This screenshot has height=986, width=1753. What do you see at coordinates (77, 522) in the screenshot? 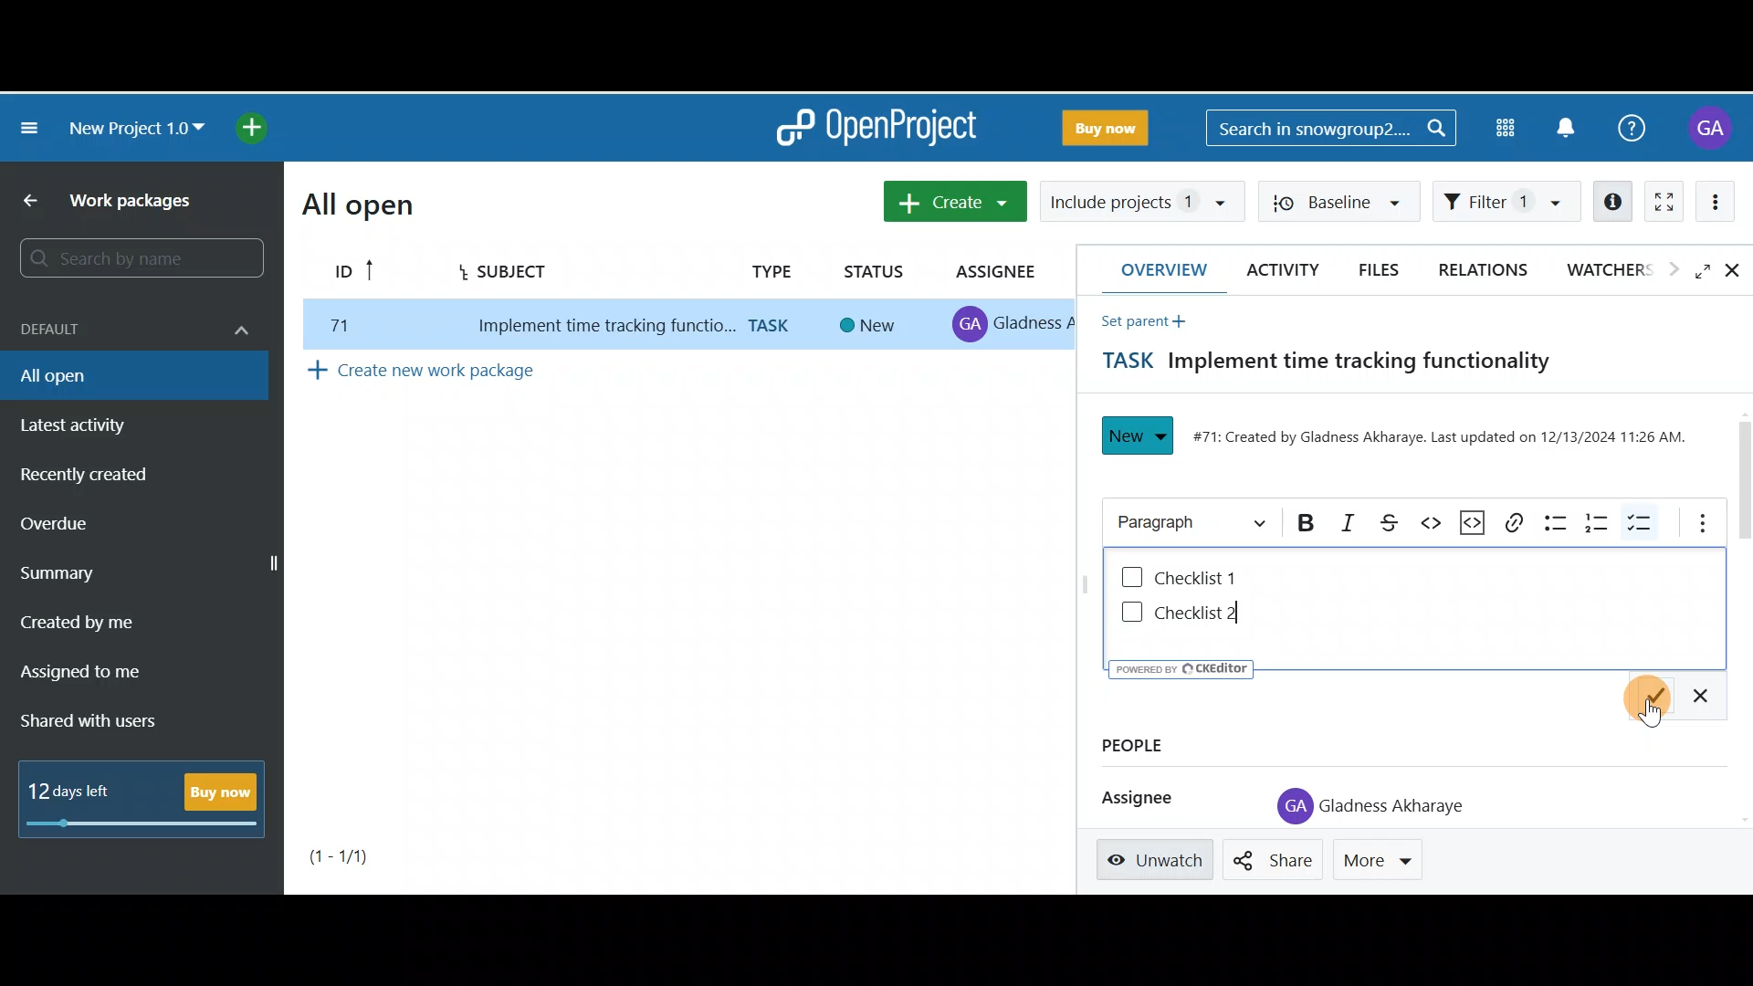
I see `Overdue` at bounding box center [77, 522].